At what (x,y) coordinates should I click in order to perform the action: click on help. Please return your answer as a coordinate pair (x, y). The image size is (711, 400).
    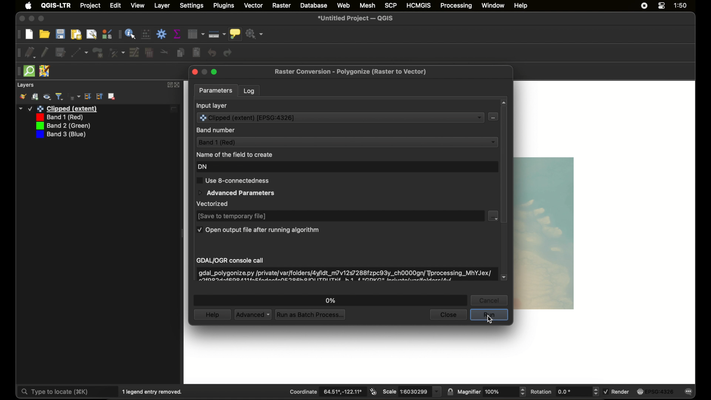
    Looking at the image, I should click on (521, 6).